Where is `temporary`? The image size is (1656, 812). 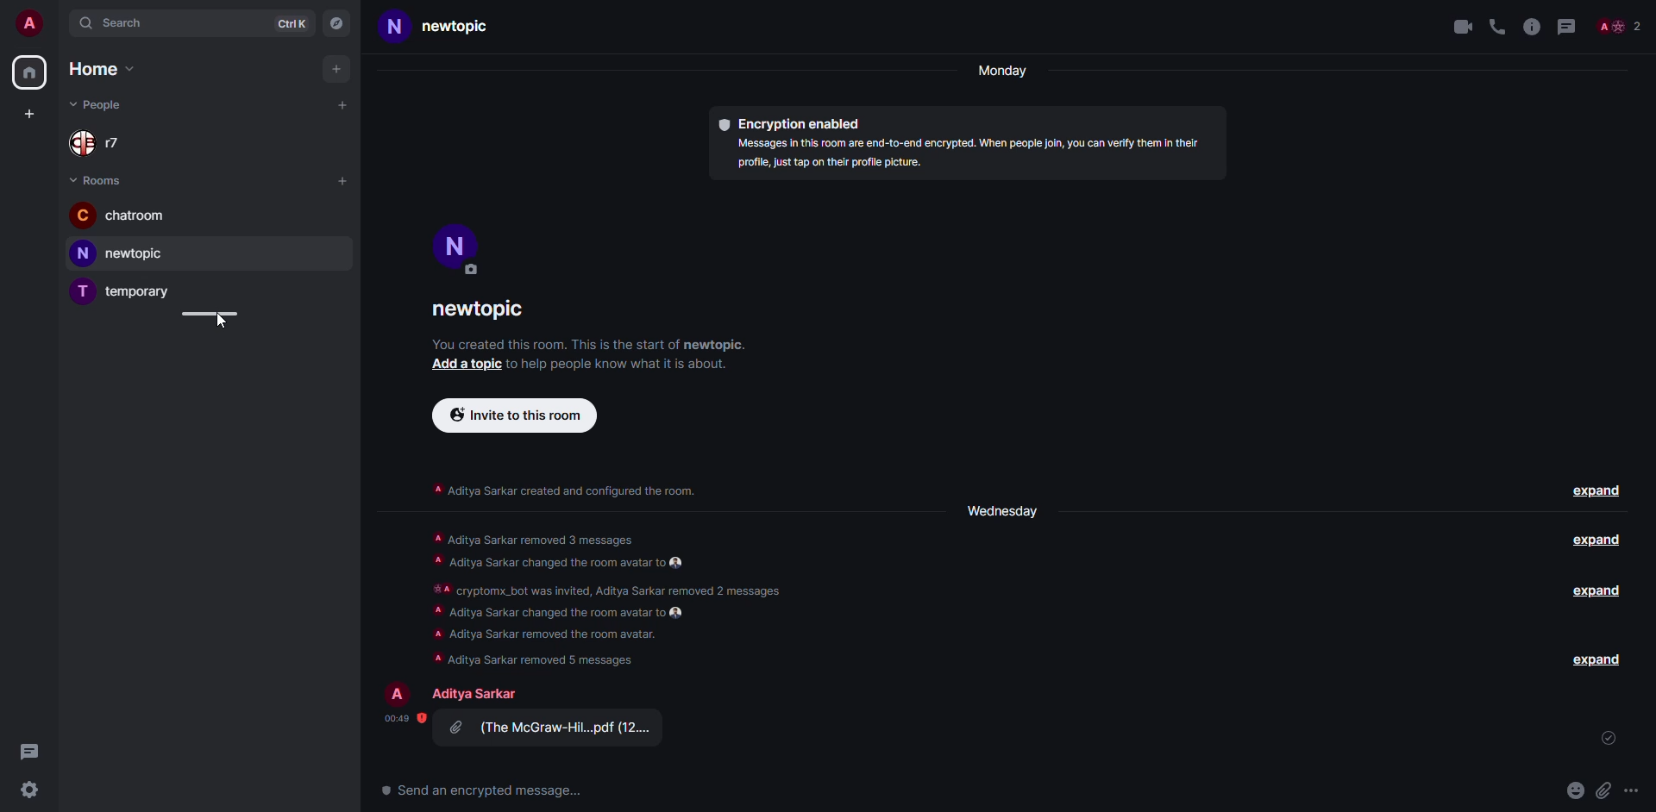
temporary is located at coordinates (127, 292).